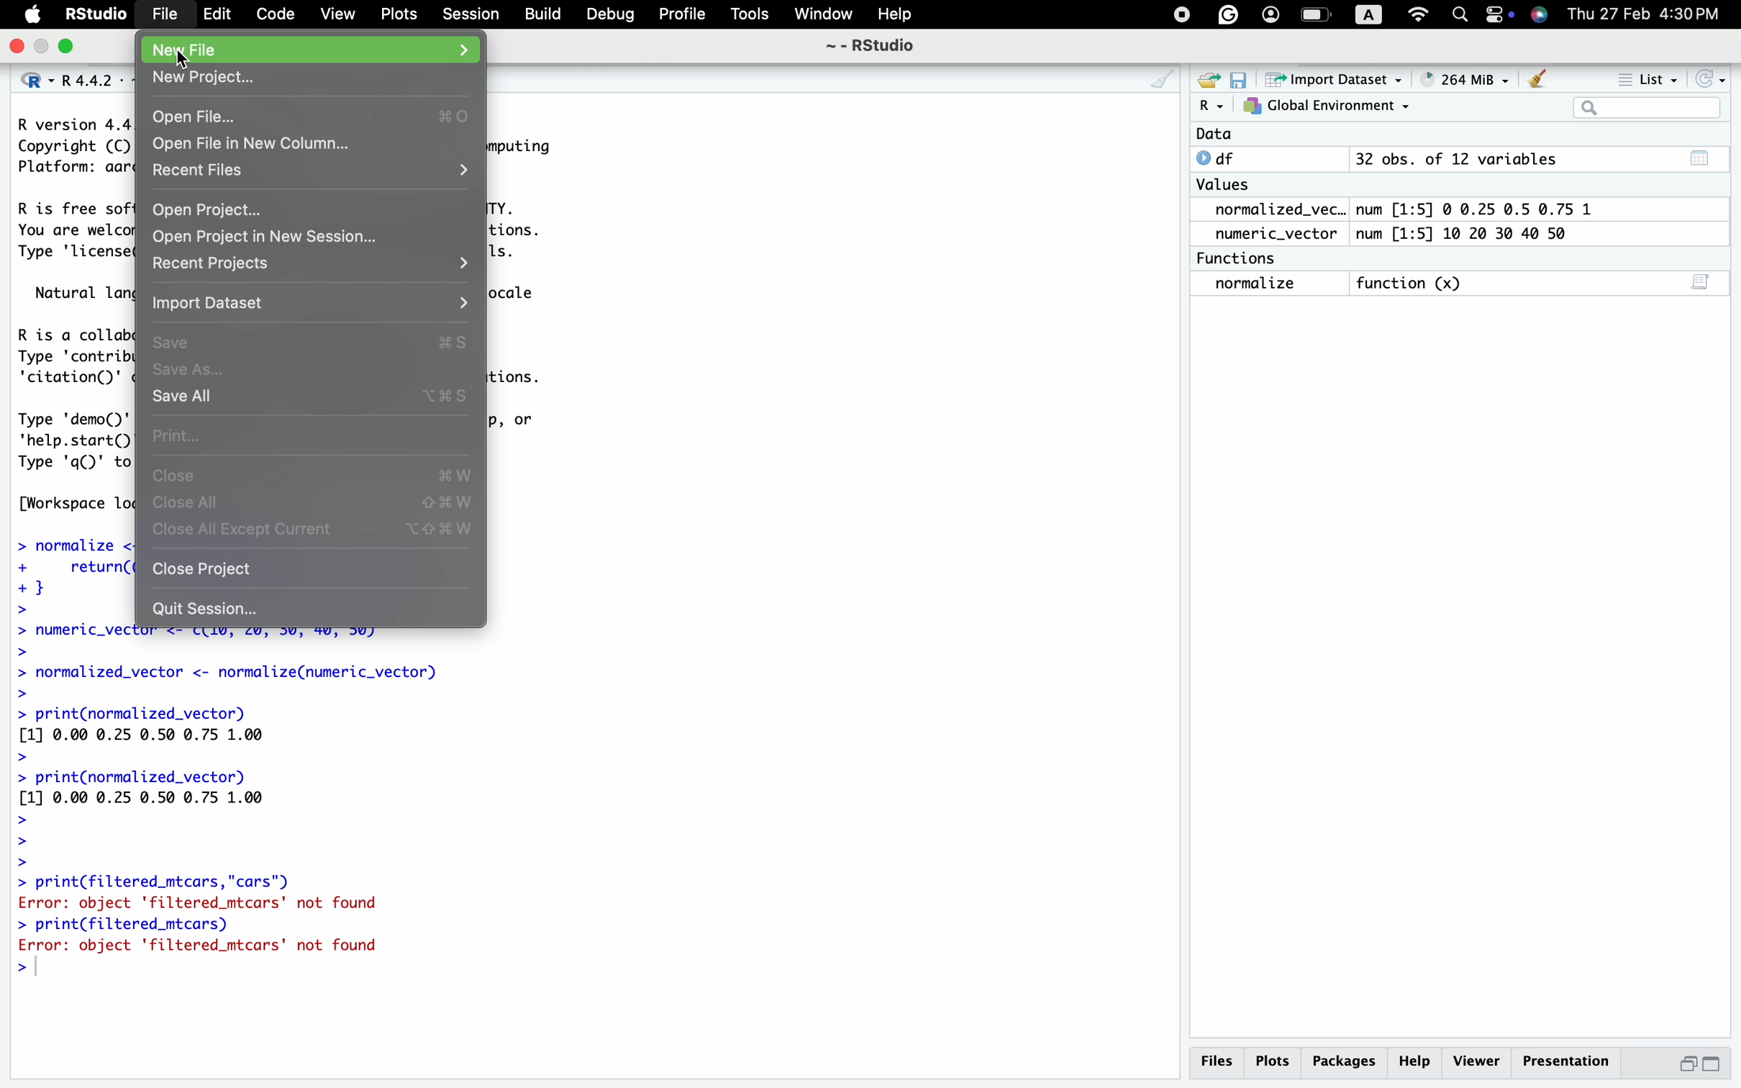 The height and width of the screenshot is (1088, 1741). Describe the element at coordinates (218, 14) in the screenshot. I see `edit` at that location.